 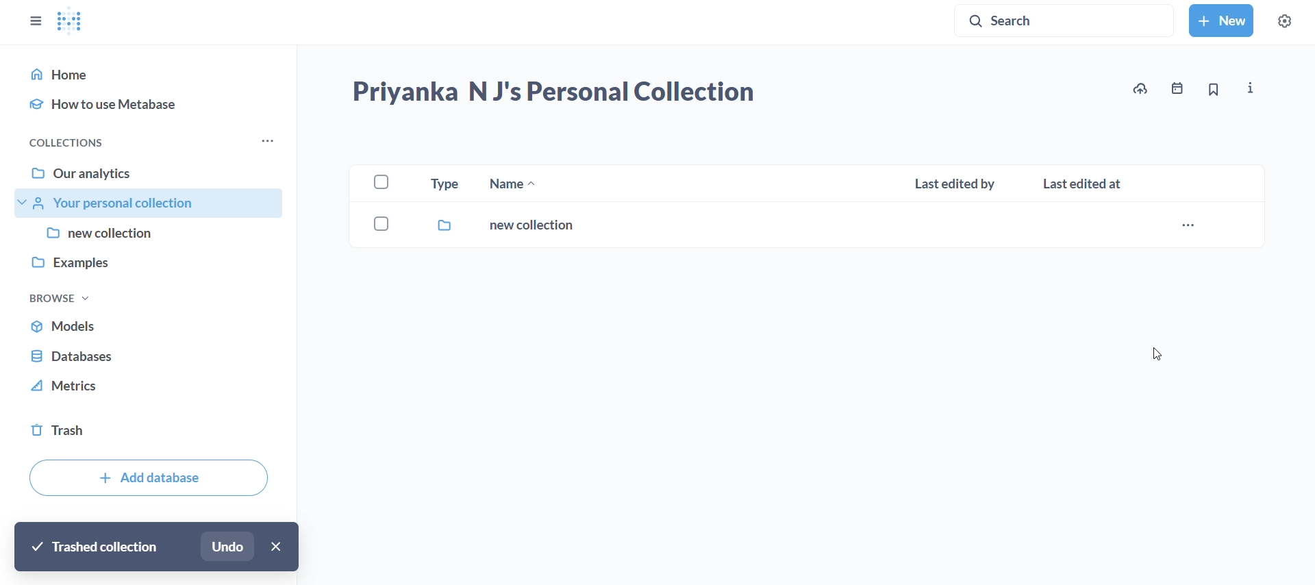 I want to click on search, so click(x=1068, y=20).